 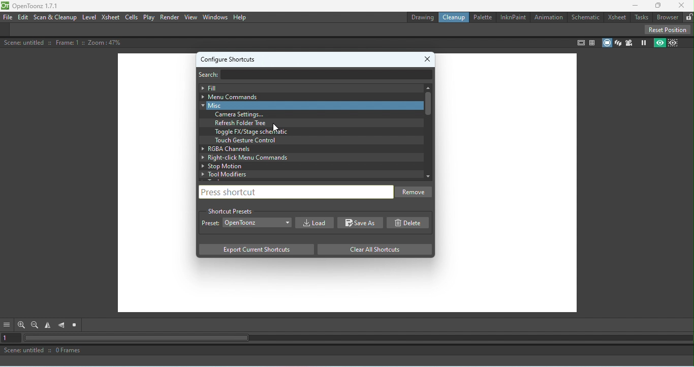 I want to click on Safe area, so click(x=580, y=43).